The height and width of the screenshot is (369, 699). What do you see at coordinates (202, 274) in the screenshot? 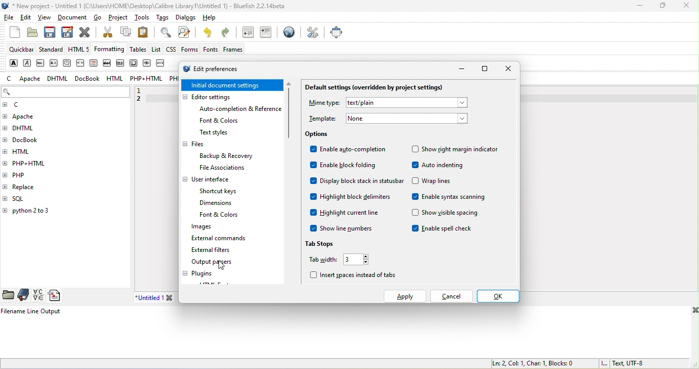
I see `plugins` at bounding box center [202, 274].